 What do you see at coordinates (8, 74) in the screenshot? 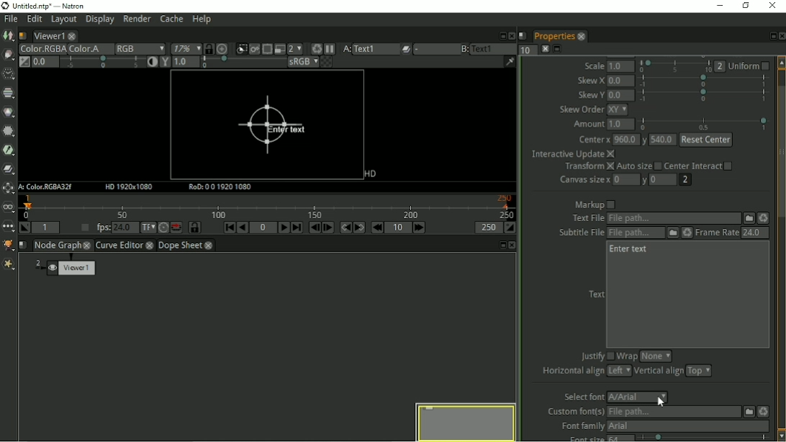
I see `Time` at bounding box center [8, 74].